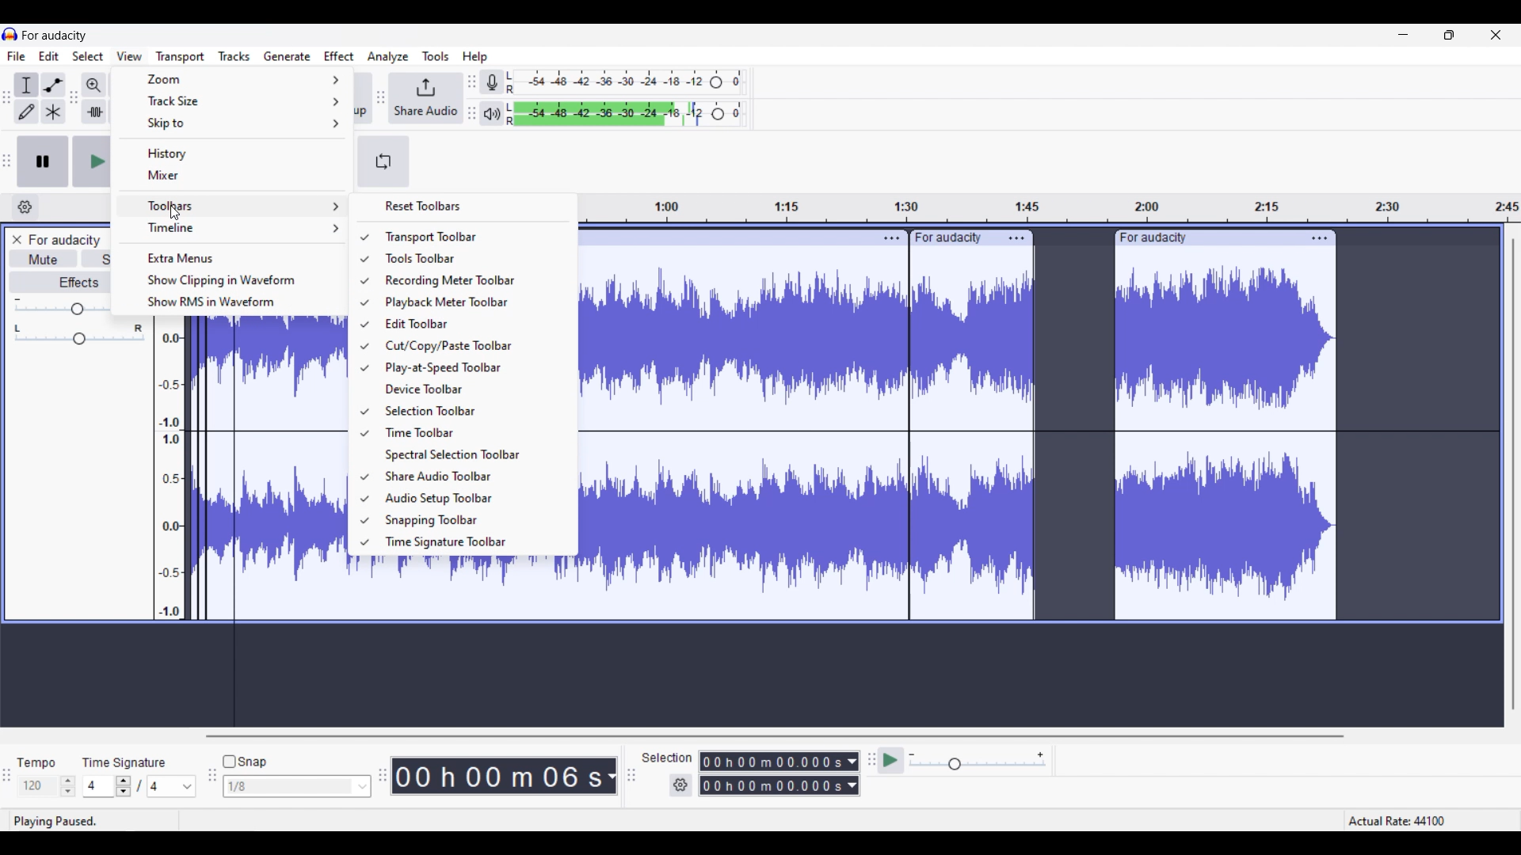  Describe the element at coordinates (180, 57) in the screenshot. I see `Transport menu` at that location.